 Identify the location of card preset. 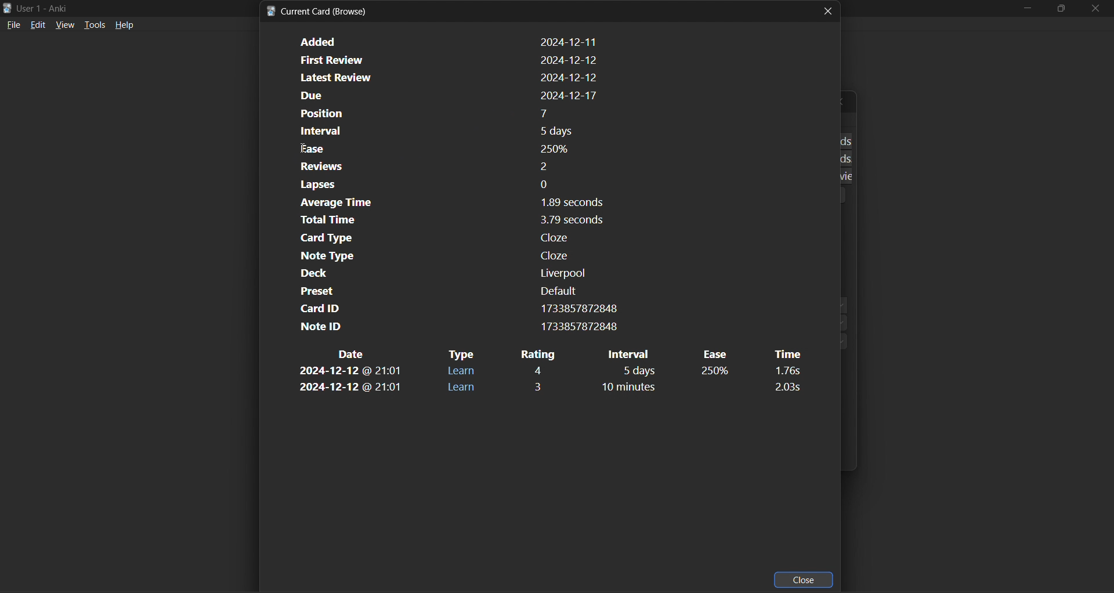
(440, 291).